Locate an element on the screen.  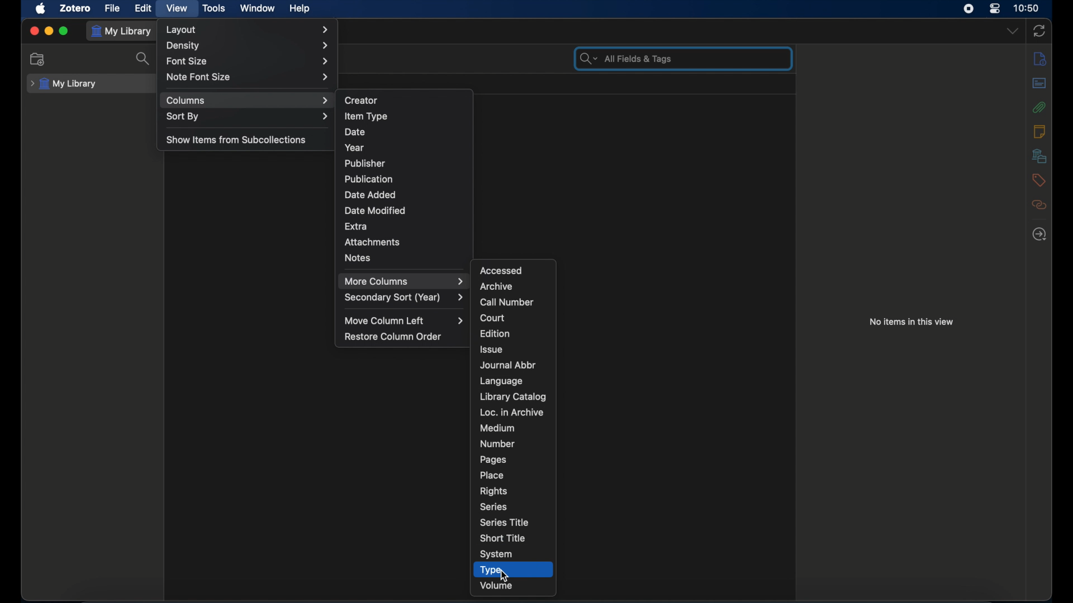
tags is located at coordinates (1038, 180).